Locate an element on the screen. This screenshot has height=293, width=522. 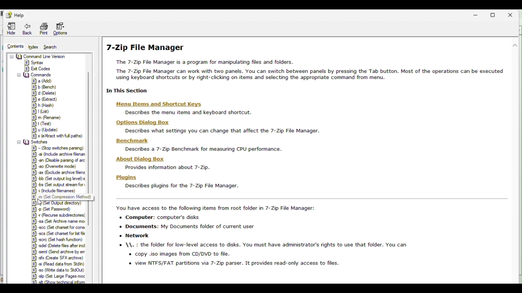
benchmark is located at coordinates (128, 141).